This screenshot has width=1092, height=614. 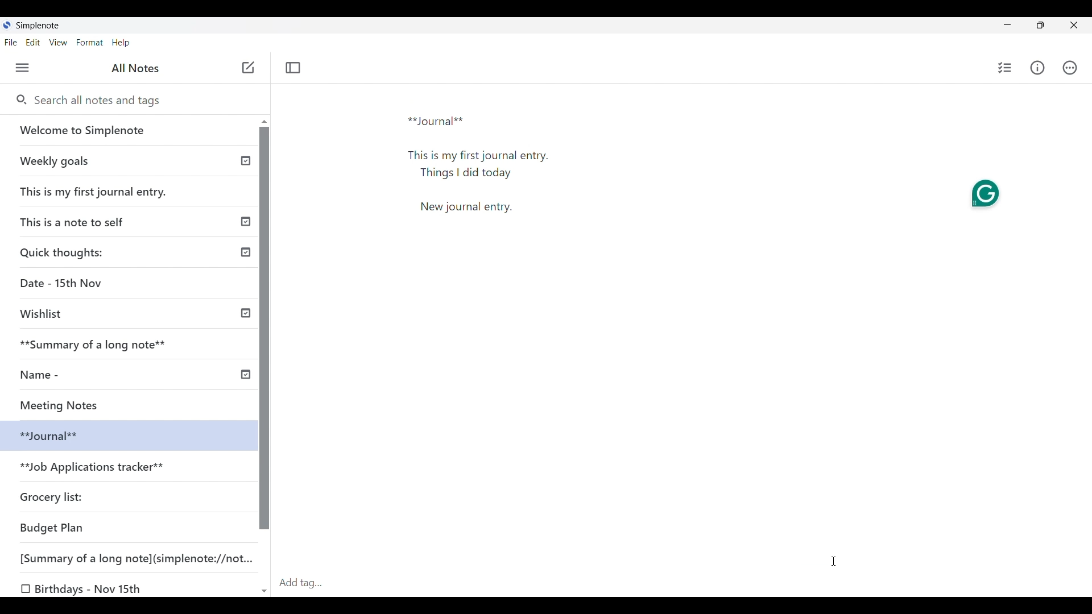 I want to click on Quick thoughts:, so click(x=64, y=252).